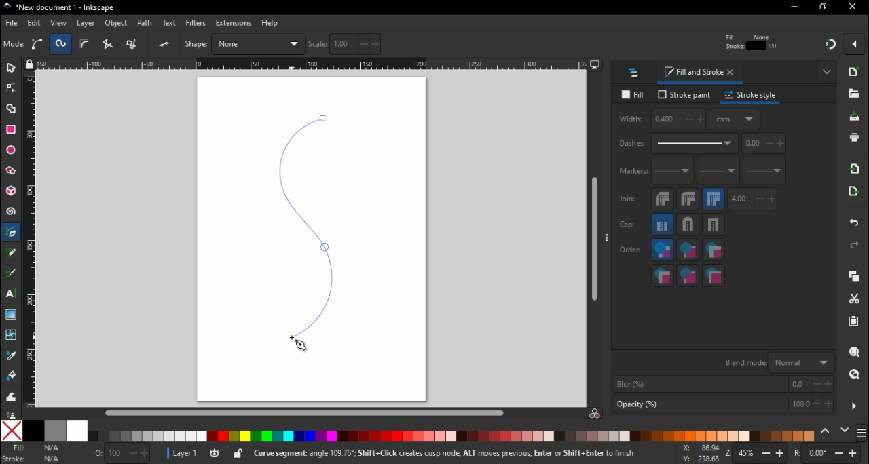  Describe the element at coordinates (752, 97) in the screenshot. I see `stroke style` at that location.